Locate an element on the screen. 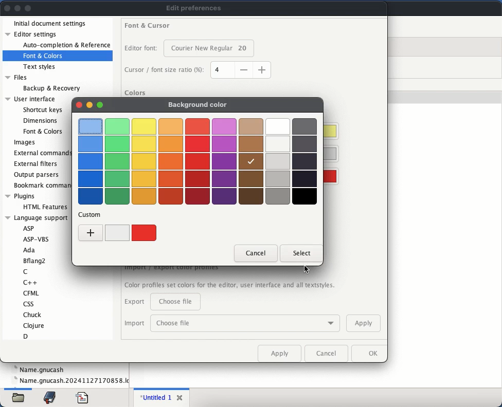  add is located at coordinates (91, 232).